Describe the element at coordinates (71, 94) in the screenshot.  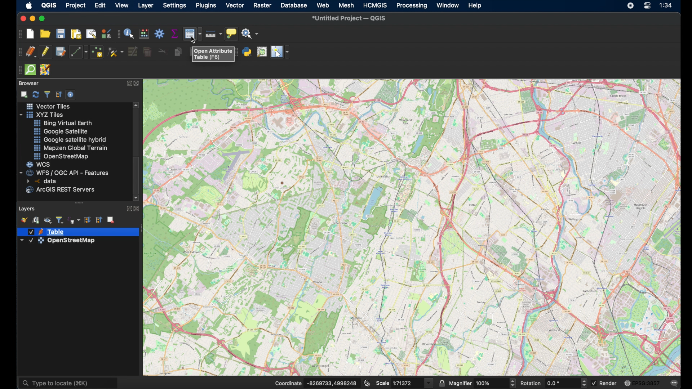
I see `enable/disable proeprties widget` at that location.